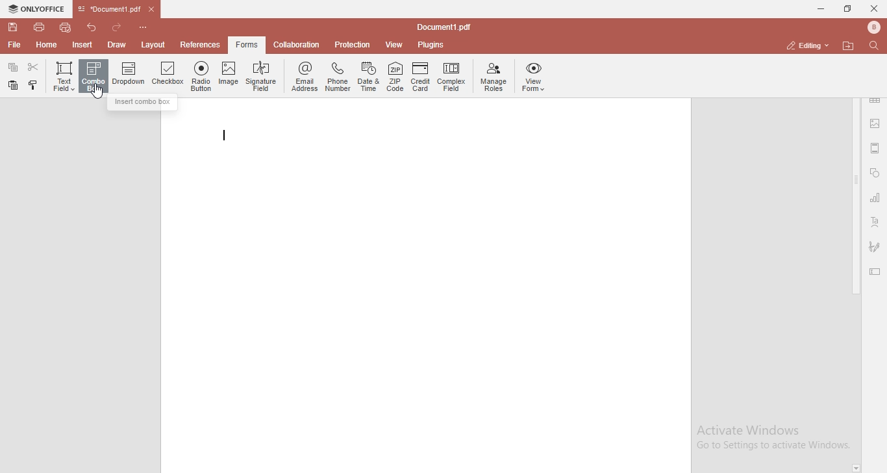 The image size is (887, 473). What do you see at coordinates (875, 147) in the screenshot?
I see `margin` at bounding box center [875, 147].